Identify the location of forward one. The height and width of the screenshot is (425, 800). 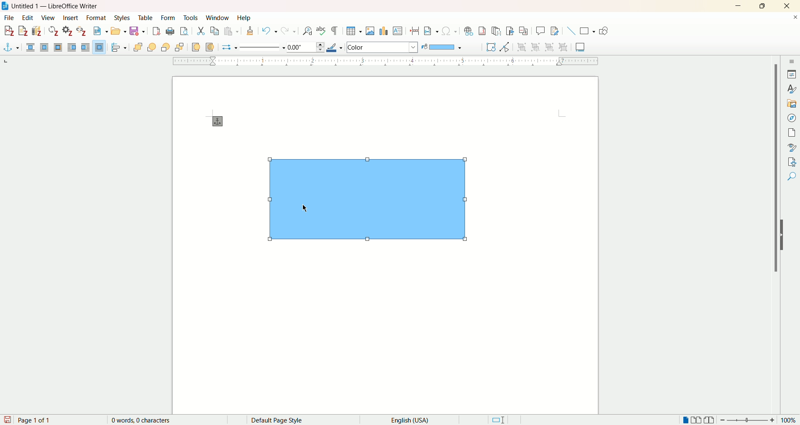
(151, 47).